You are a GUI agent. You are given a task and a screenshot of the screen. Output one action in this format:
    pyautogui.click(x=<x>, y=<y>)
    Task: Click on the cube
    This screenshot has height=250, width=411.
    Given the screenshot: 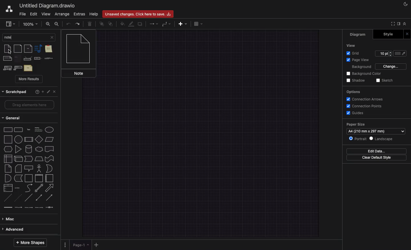 What is the action you would take?
    pyautogui.click(x=18, y=159)
    